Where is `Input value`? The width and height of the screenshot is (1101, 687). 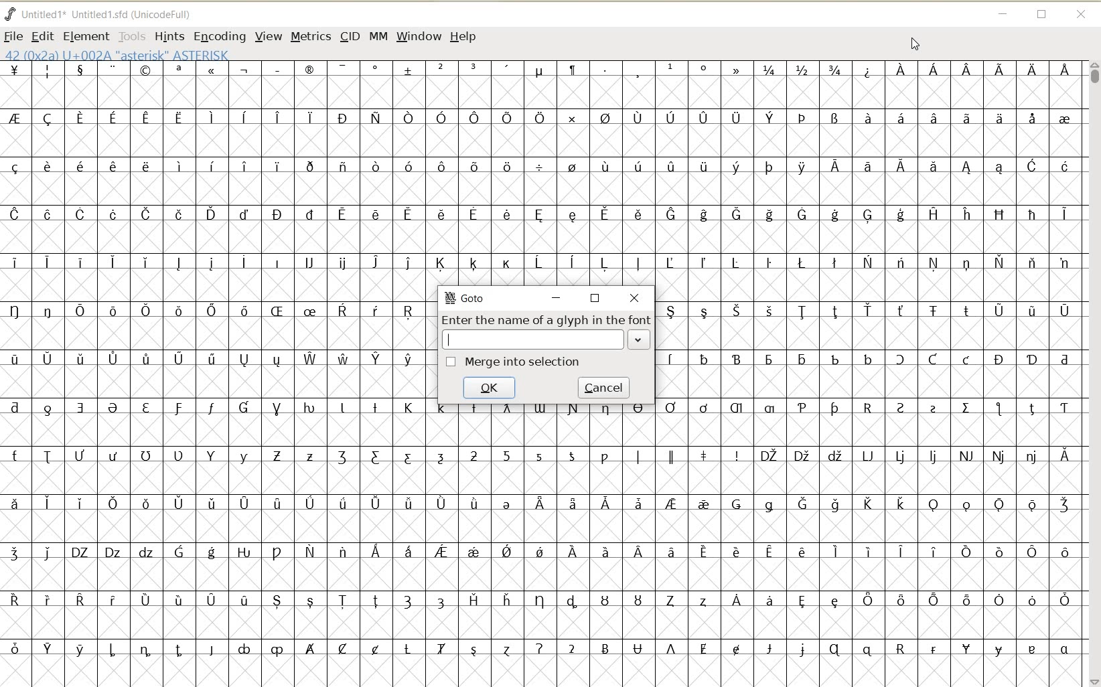
Input value is located at coordinates (532, 339).